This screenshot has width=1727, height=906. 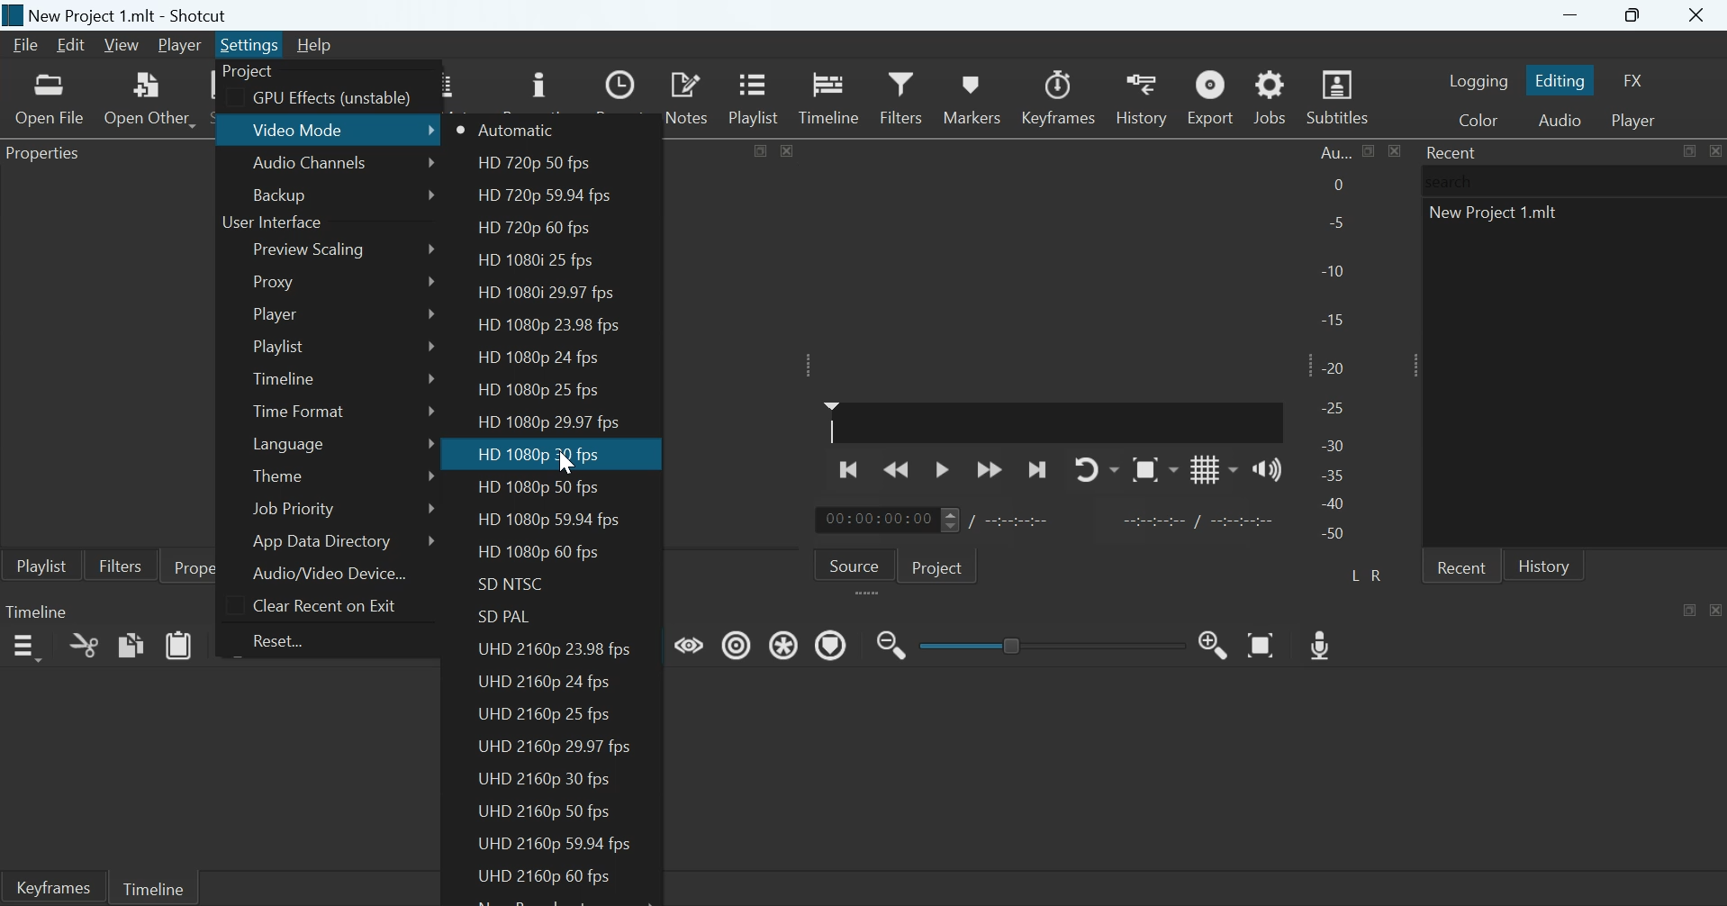 What do you see at coordinates (1357, 574) in the screenshot?
I see `Left` at bounding box center [1357, 574].